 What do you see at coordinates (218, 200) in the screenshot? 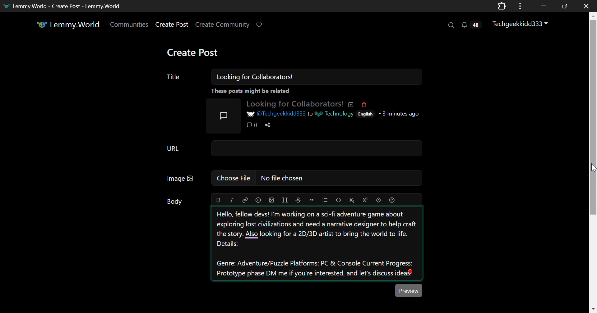
I see `bold` at bounding box center [218, 200].